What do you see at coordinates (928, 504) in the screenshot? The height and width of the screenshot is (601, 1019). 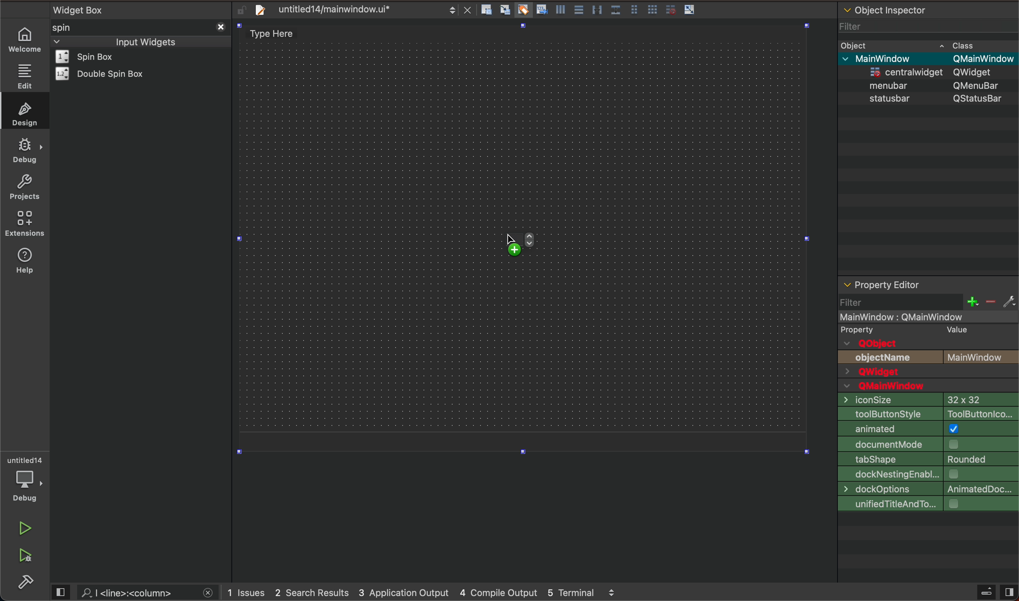 I see `unified title` at bounding box center [928, 504].